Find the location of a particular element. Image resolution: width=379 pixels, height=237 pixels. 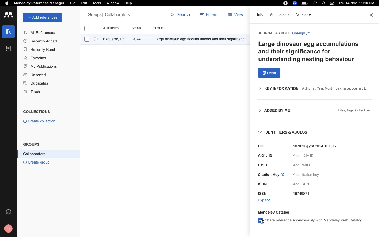

ArXiv ID is located at coordinates (265, 156).